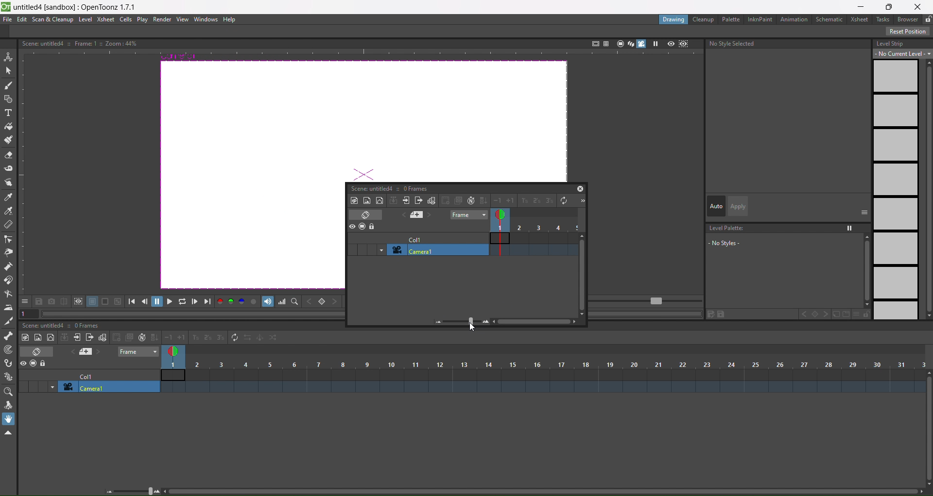 The image size is (933, 496). Describe the element at coordinates (619, 43) in the screenshot. I see `camera stand view` at that location.